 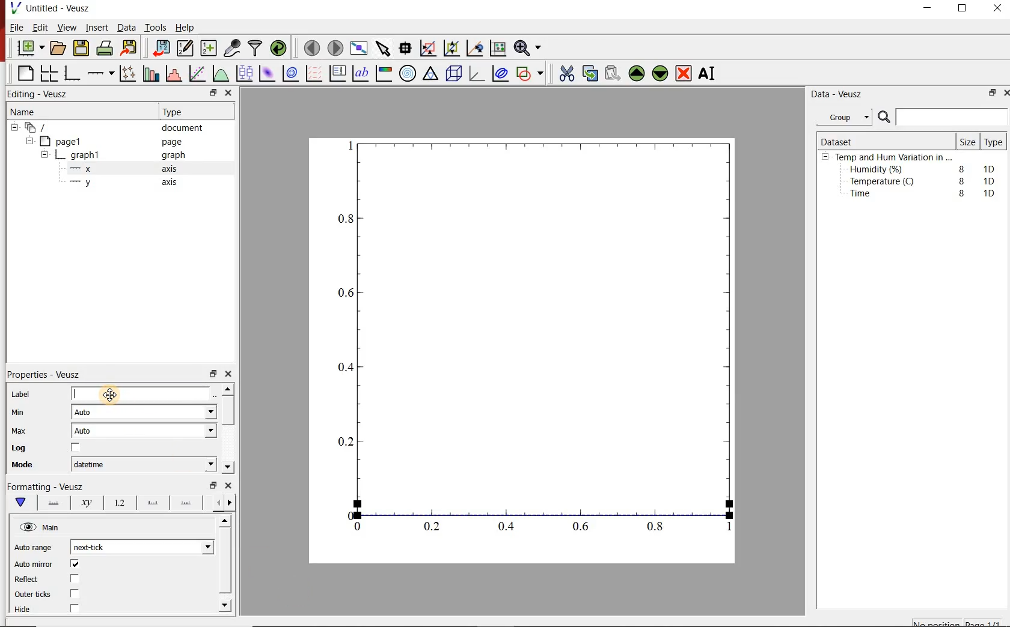 What do you see at coordinates (22, 503) in the screenshot?
I see `main formatting` at bounding box center [22, 503].